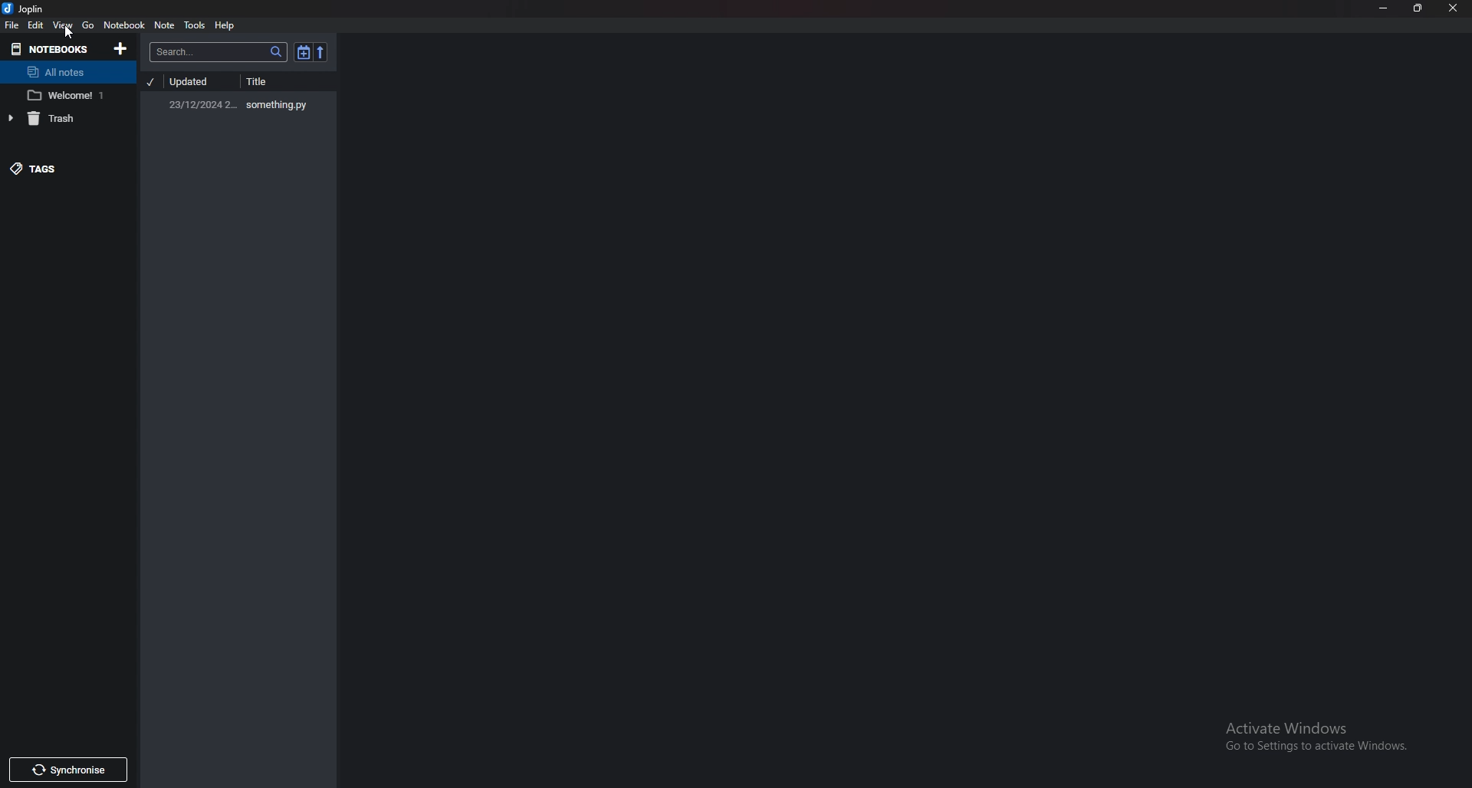 Image resolution: width=1472 pixels, height=788 pixels. Describe the element at coordinates (64, 96) in the screenshot. I see `welcome 1` at that location.